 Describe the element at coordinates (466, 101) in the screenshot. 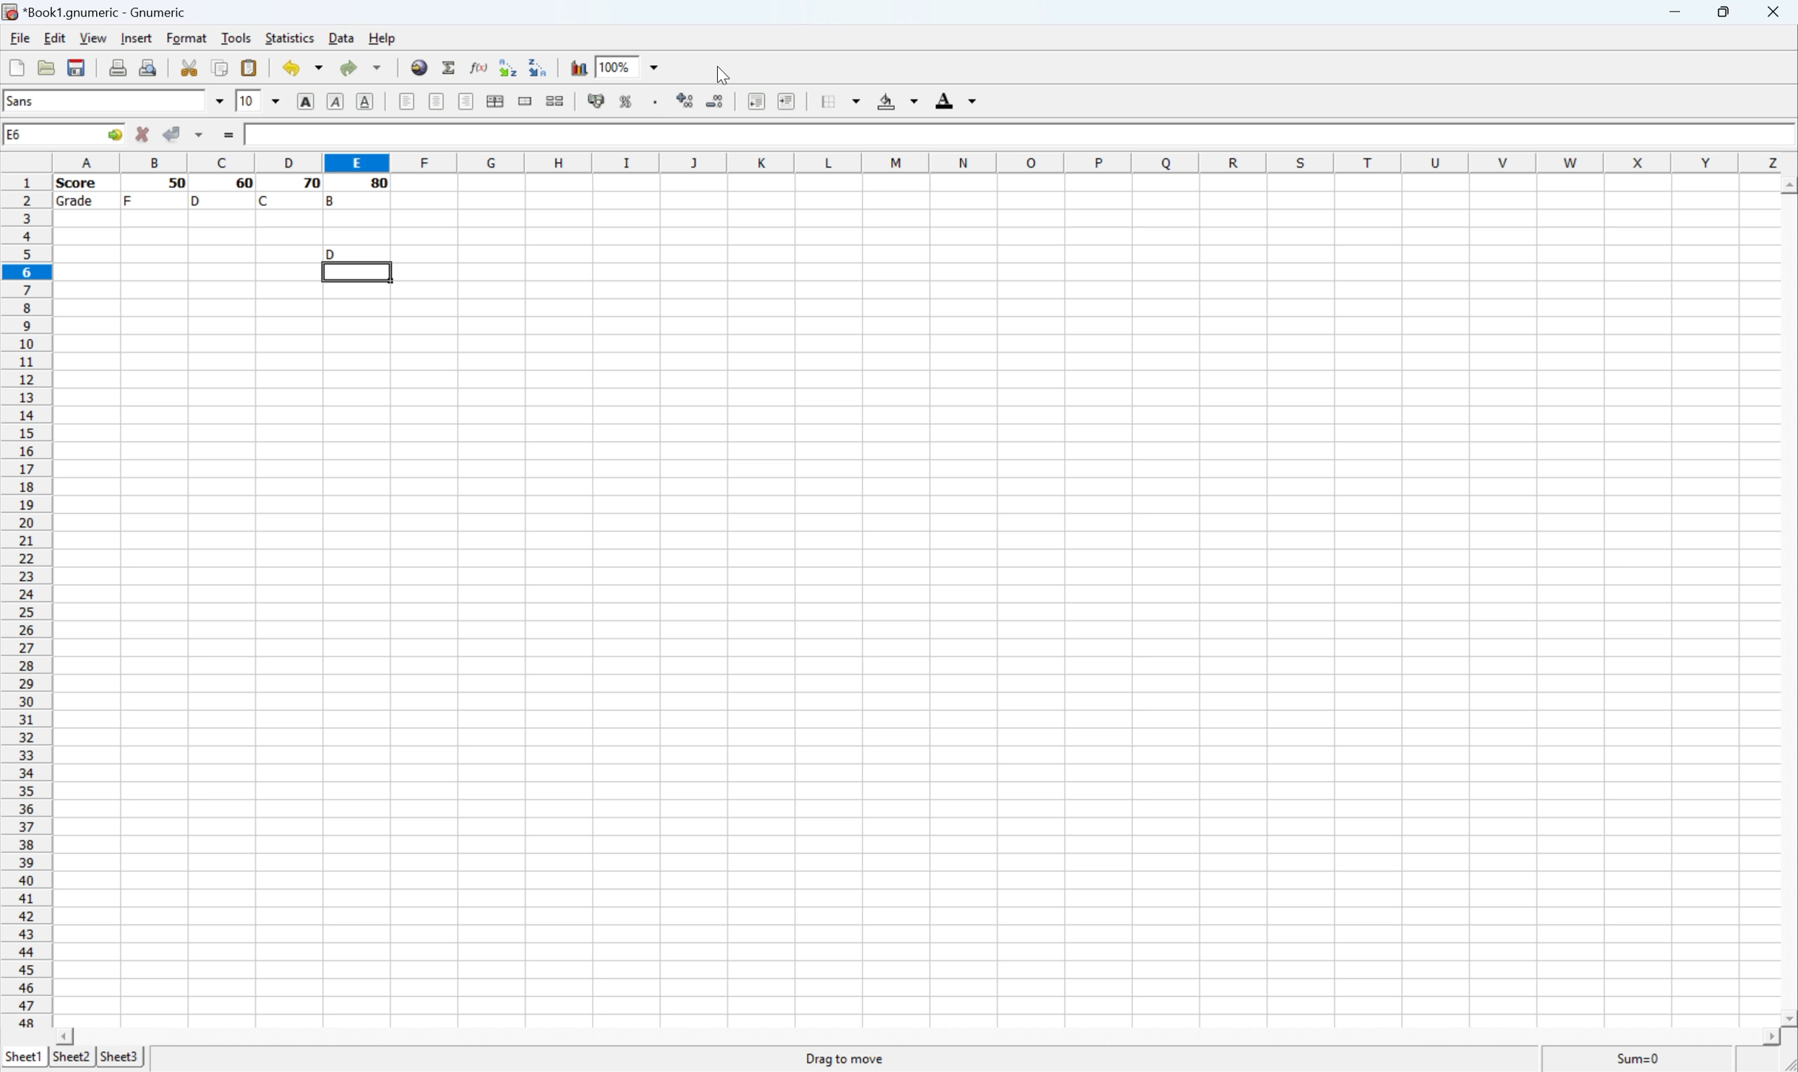

I see `Align Right` at that location.